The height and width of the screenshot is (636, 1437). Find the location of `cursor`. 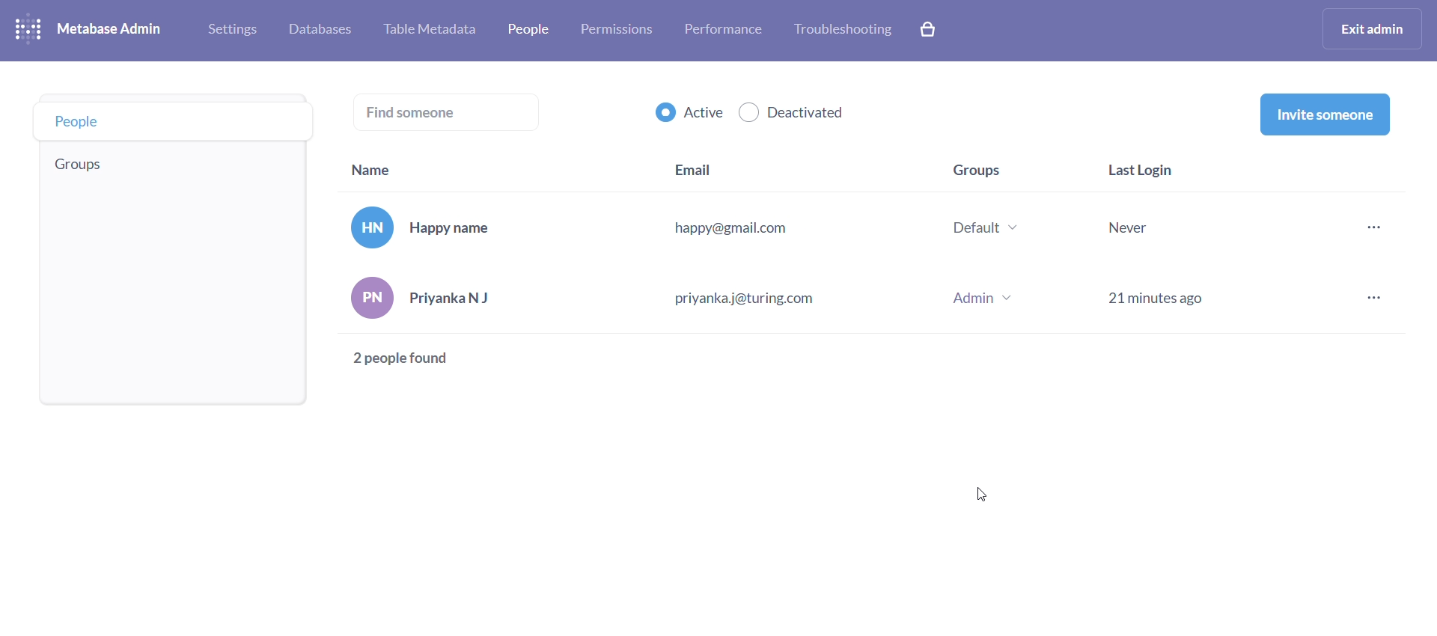

cursor is located at coordinates (981, 494).